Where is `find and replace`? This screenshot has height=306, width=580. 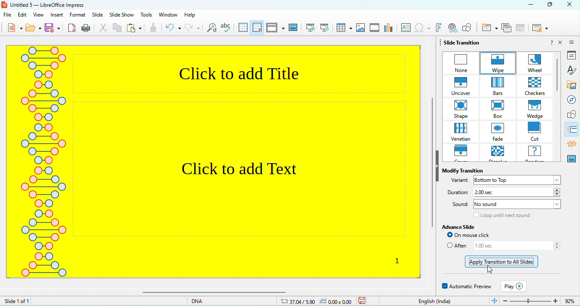
find and replace is located at coordinates (209, 30).